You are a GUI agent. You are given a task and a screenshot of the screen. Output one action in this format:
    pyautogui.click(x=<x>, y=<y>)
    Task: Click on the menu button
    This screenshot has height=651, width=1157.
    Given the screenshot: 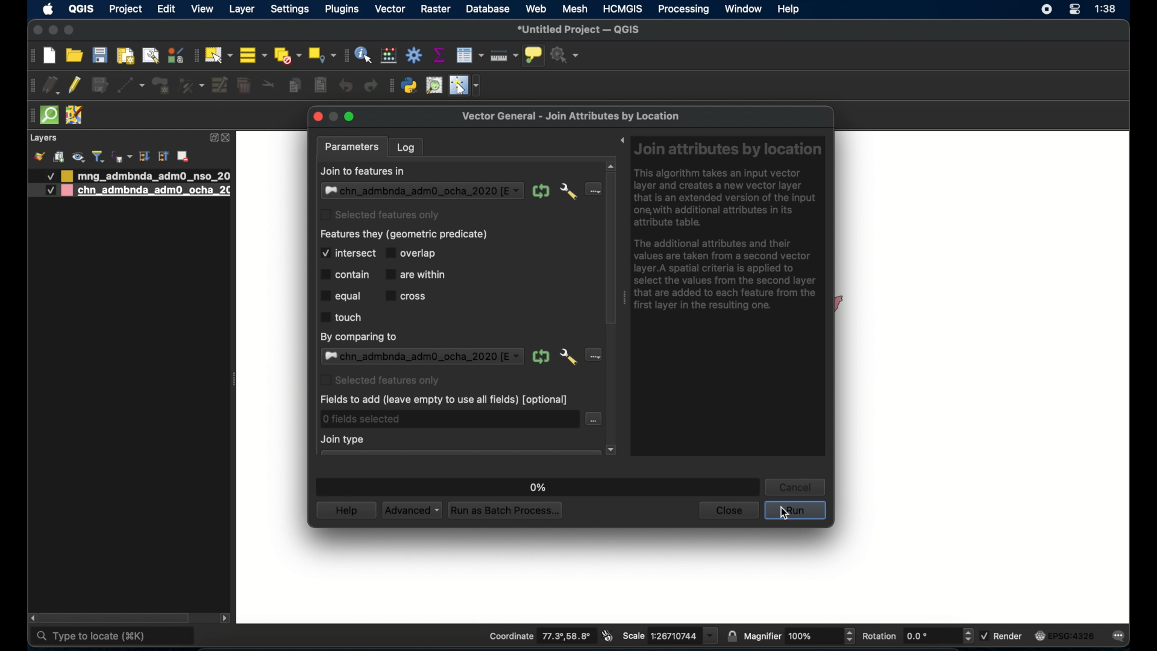 What is the action you would take?
    pyautogui.click(x=594, y=419)
    